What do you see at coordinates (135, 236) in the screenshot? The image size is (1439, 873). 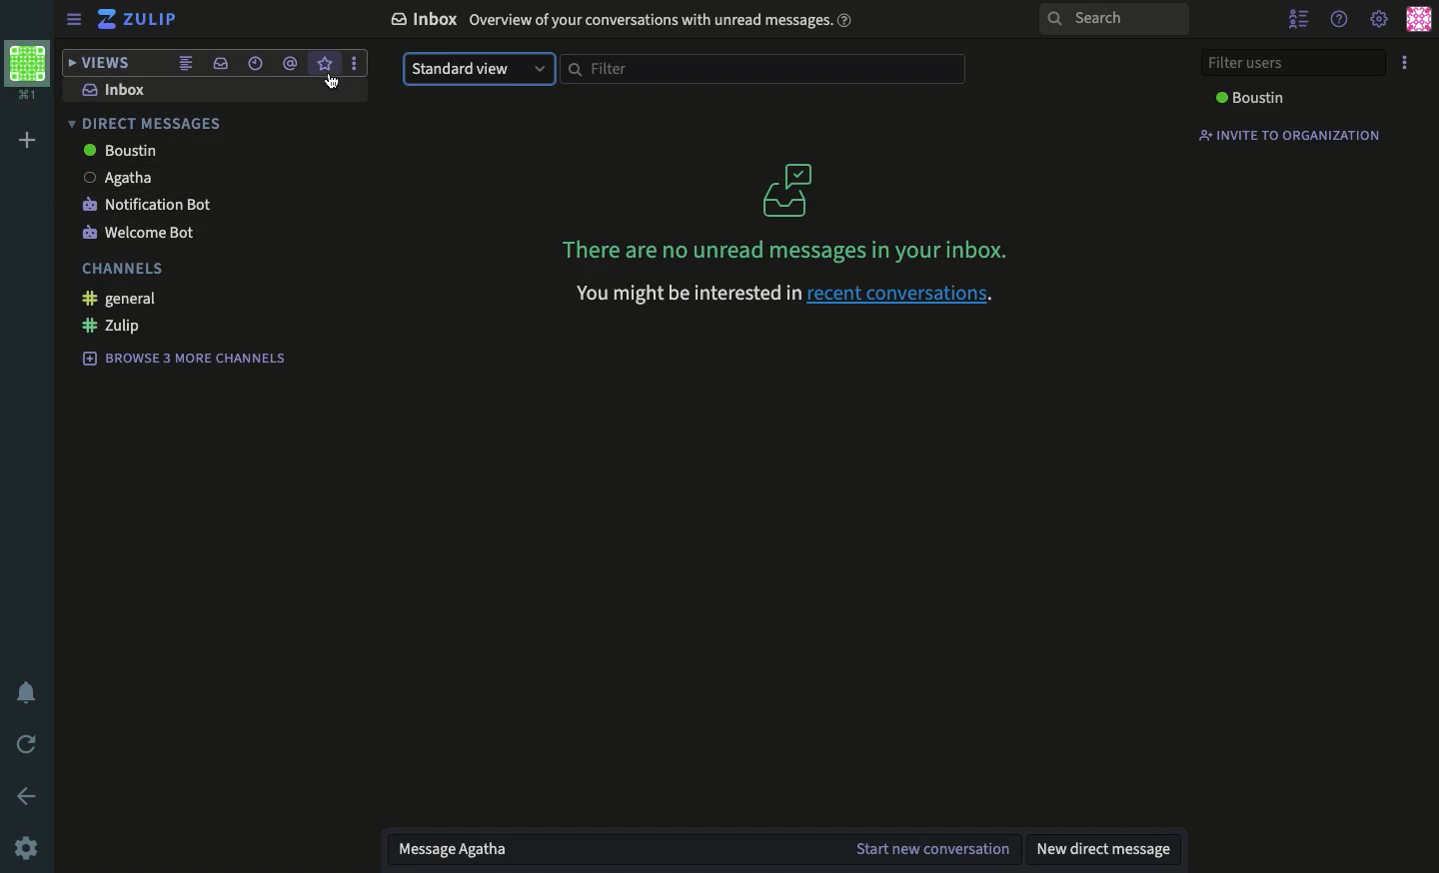 I see `welcome bot` at bounding box center [135, 236].